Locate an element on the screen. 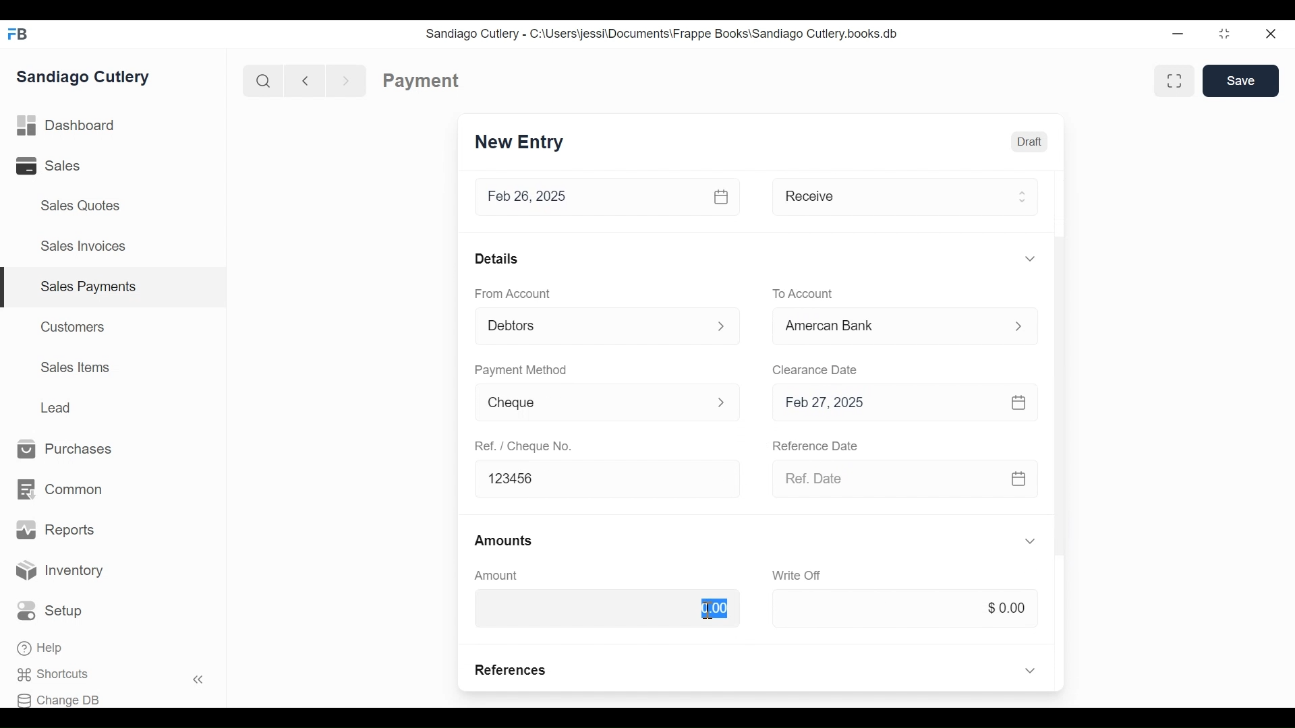 This screenshot has height=728, width=1295. Calendar is located at coordinates (1020, 402).